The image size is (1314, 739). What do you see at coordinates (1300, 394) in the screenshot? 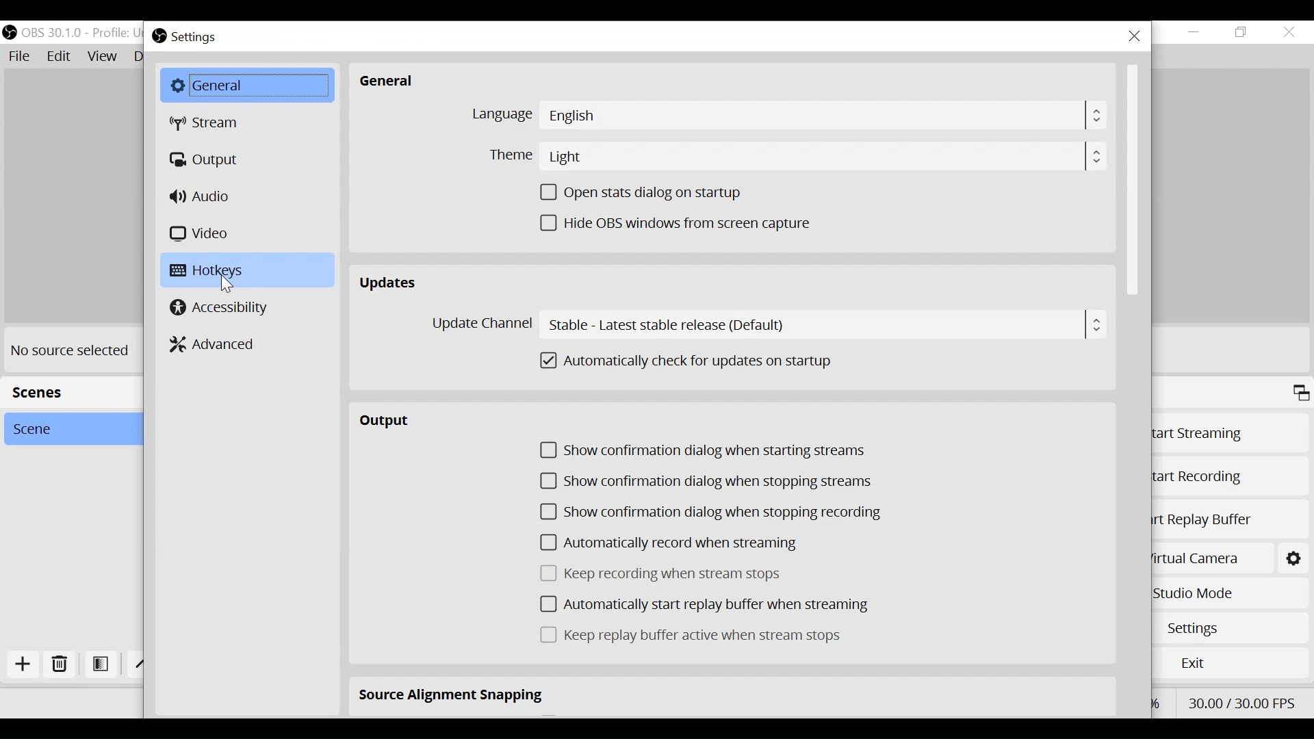
I see `Maximize` at bounding box center [1300, 394].